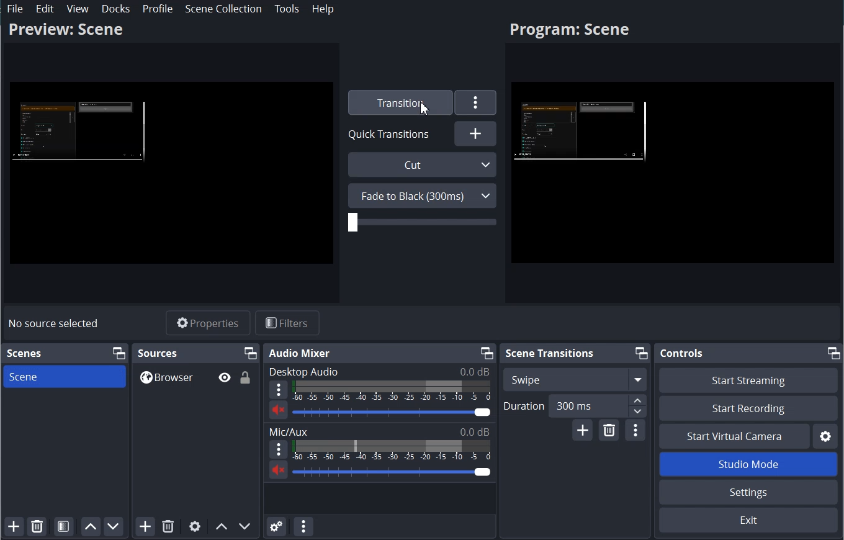 This screenshot has width=844, height=540. What do you see at coordinates (195, 377) in the screenshot?
I see `Browse` at bounding box center [195, 377].